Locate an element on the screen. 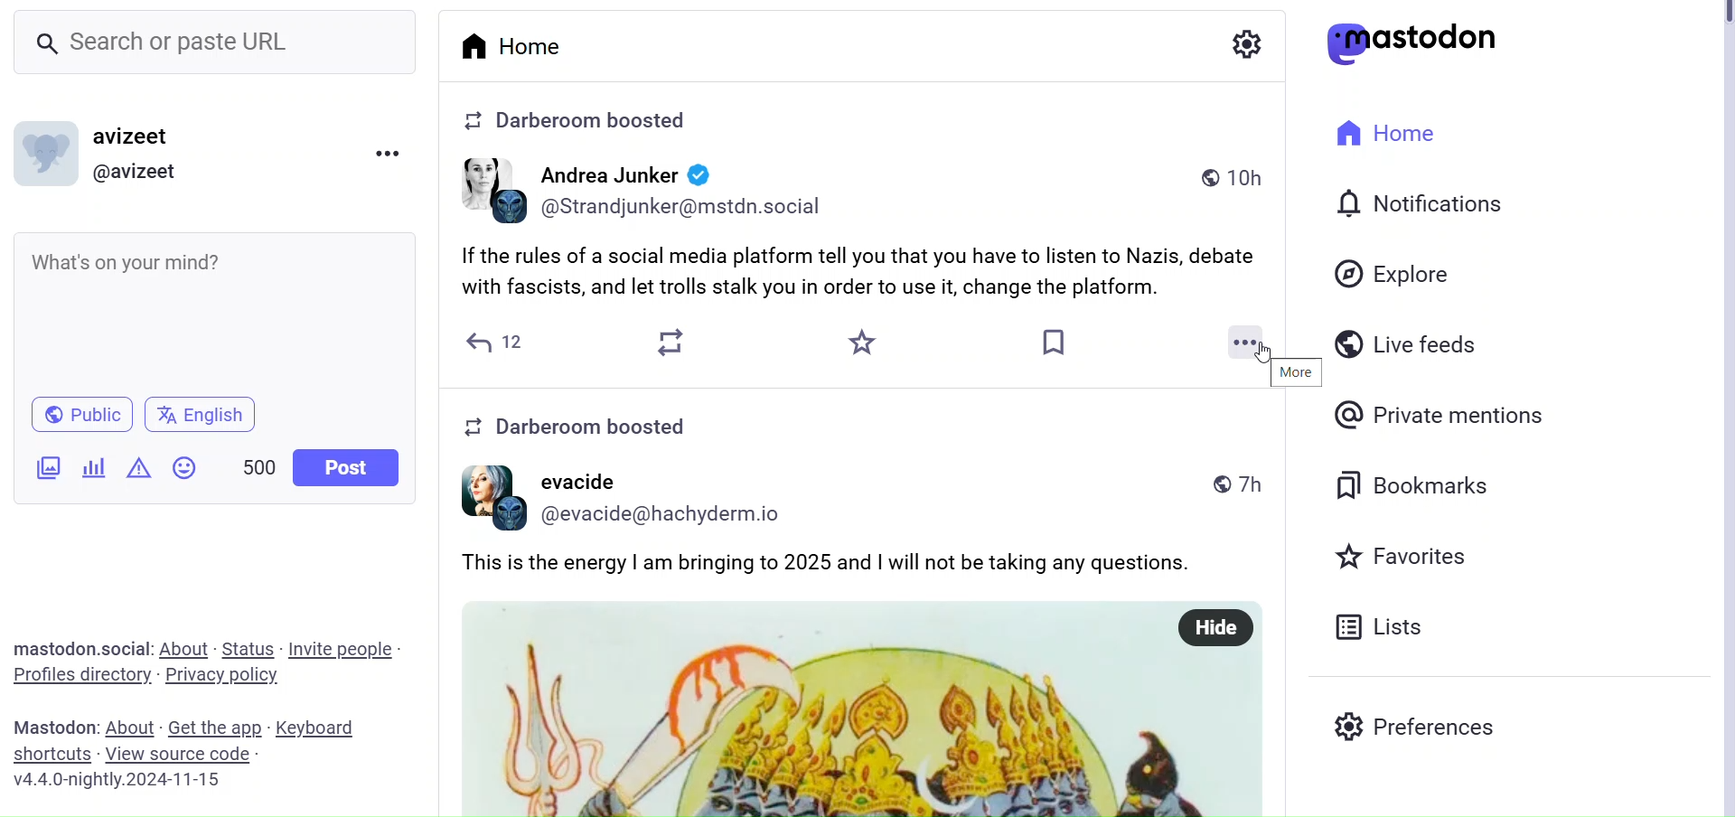 This screenshot has height=817, width=1735. Emojis is located at coordinates (186, 465).